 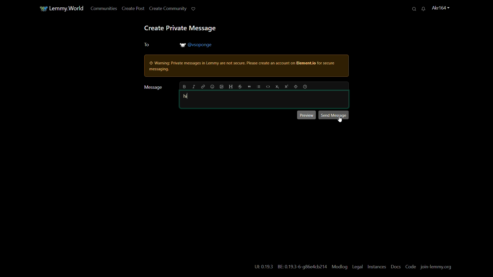 I want to click on code, so click(x=268, y=86).